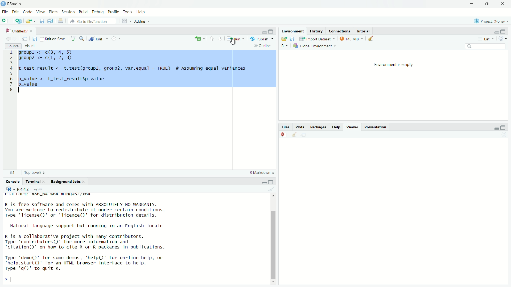 This screenshot has height=287, width=511. What do you see at coordinates (285, 46) in the screenshot?
I see `` at bounding box center [285, 46].